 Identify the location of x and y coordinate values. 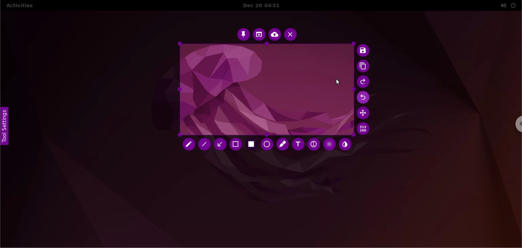
(365, 129).